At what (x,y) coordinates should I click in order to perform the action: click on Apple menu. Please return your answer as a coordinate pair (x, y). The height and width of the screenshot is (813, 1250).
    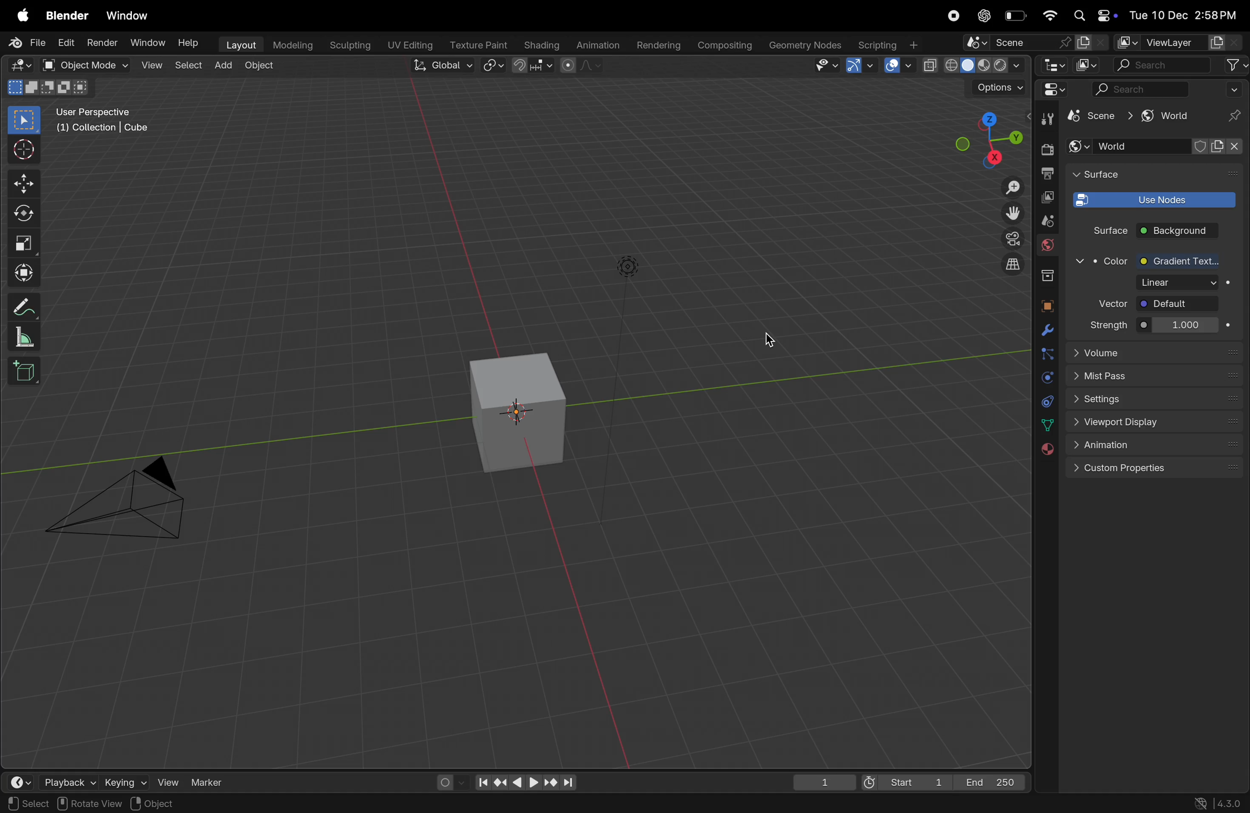
    Looking at the image, I should click on (17, 15).